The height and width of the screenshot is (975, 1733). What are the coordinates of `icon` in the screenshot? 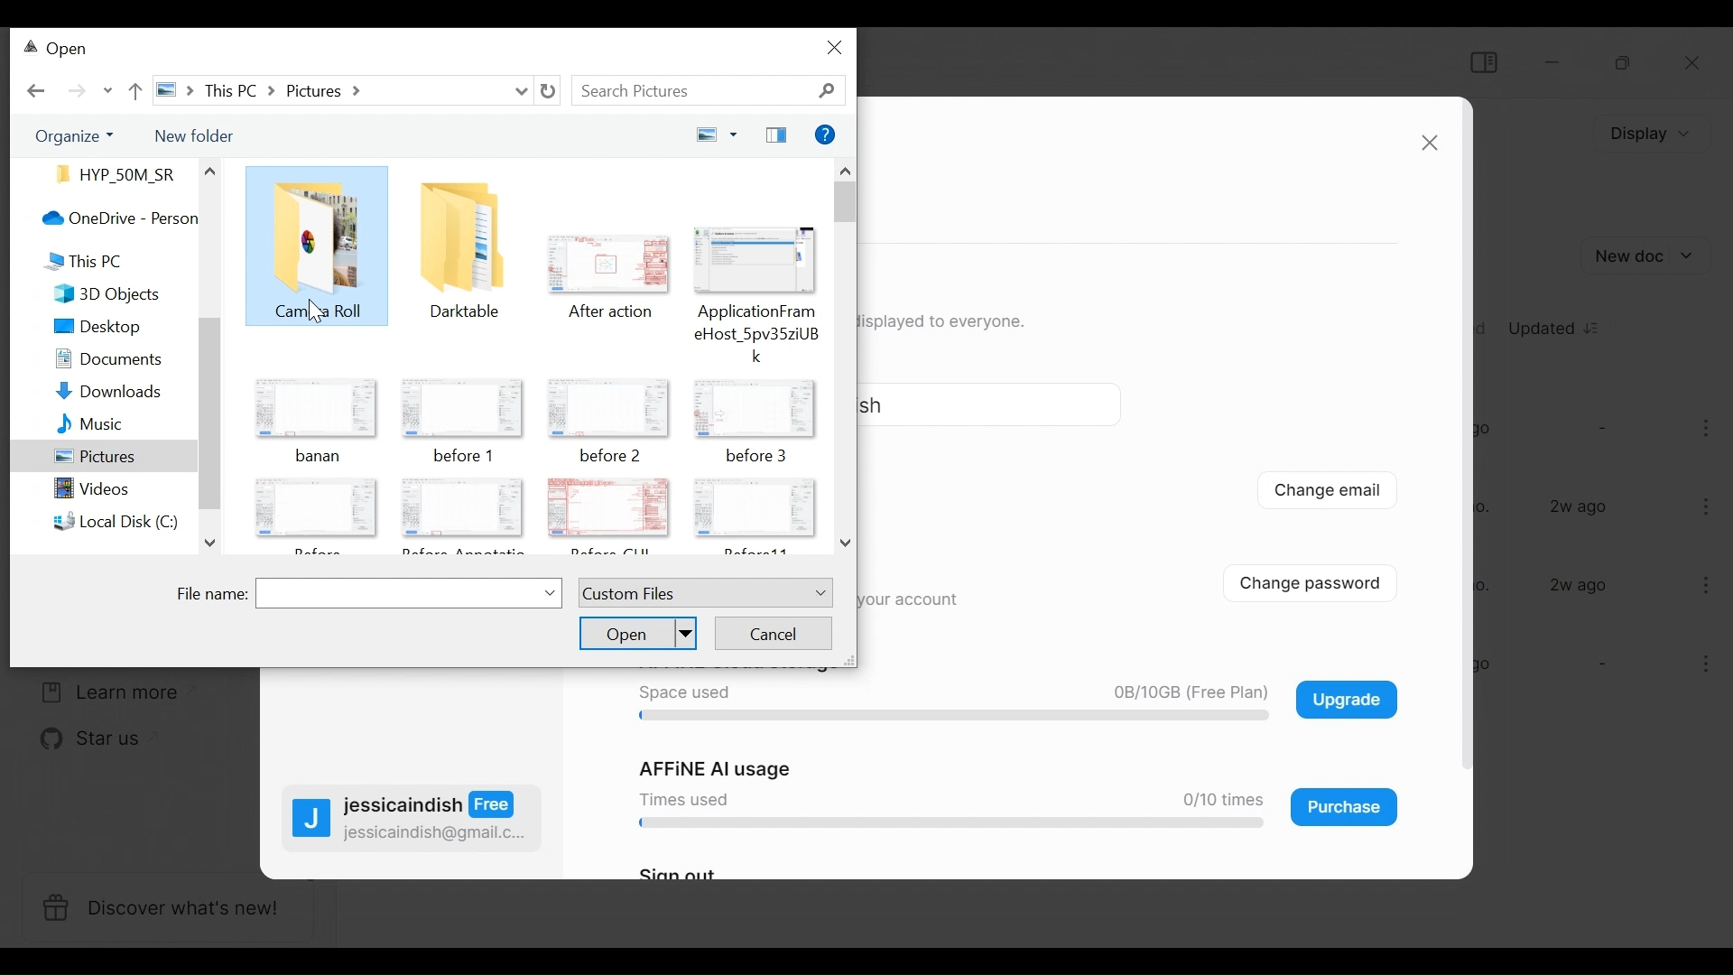 It's located at (466, 507).